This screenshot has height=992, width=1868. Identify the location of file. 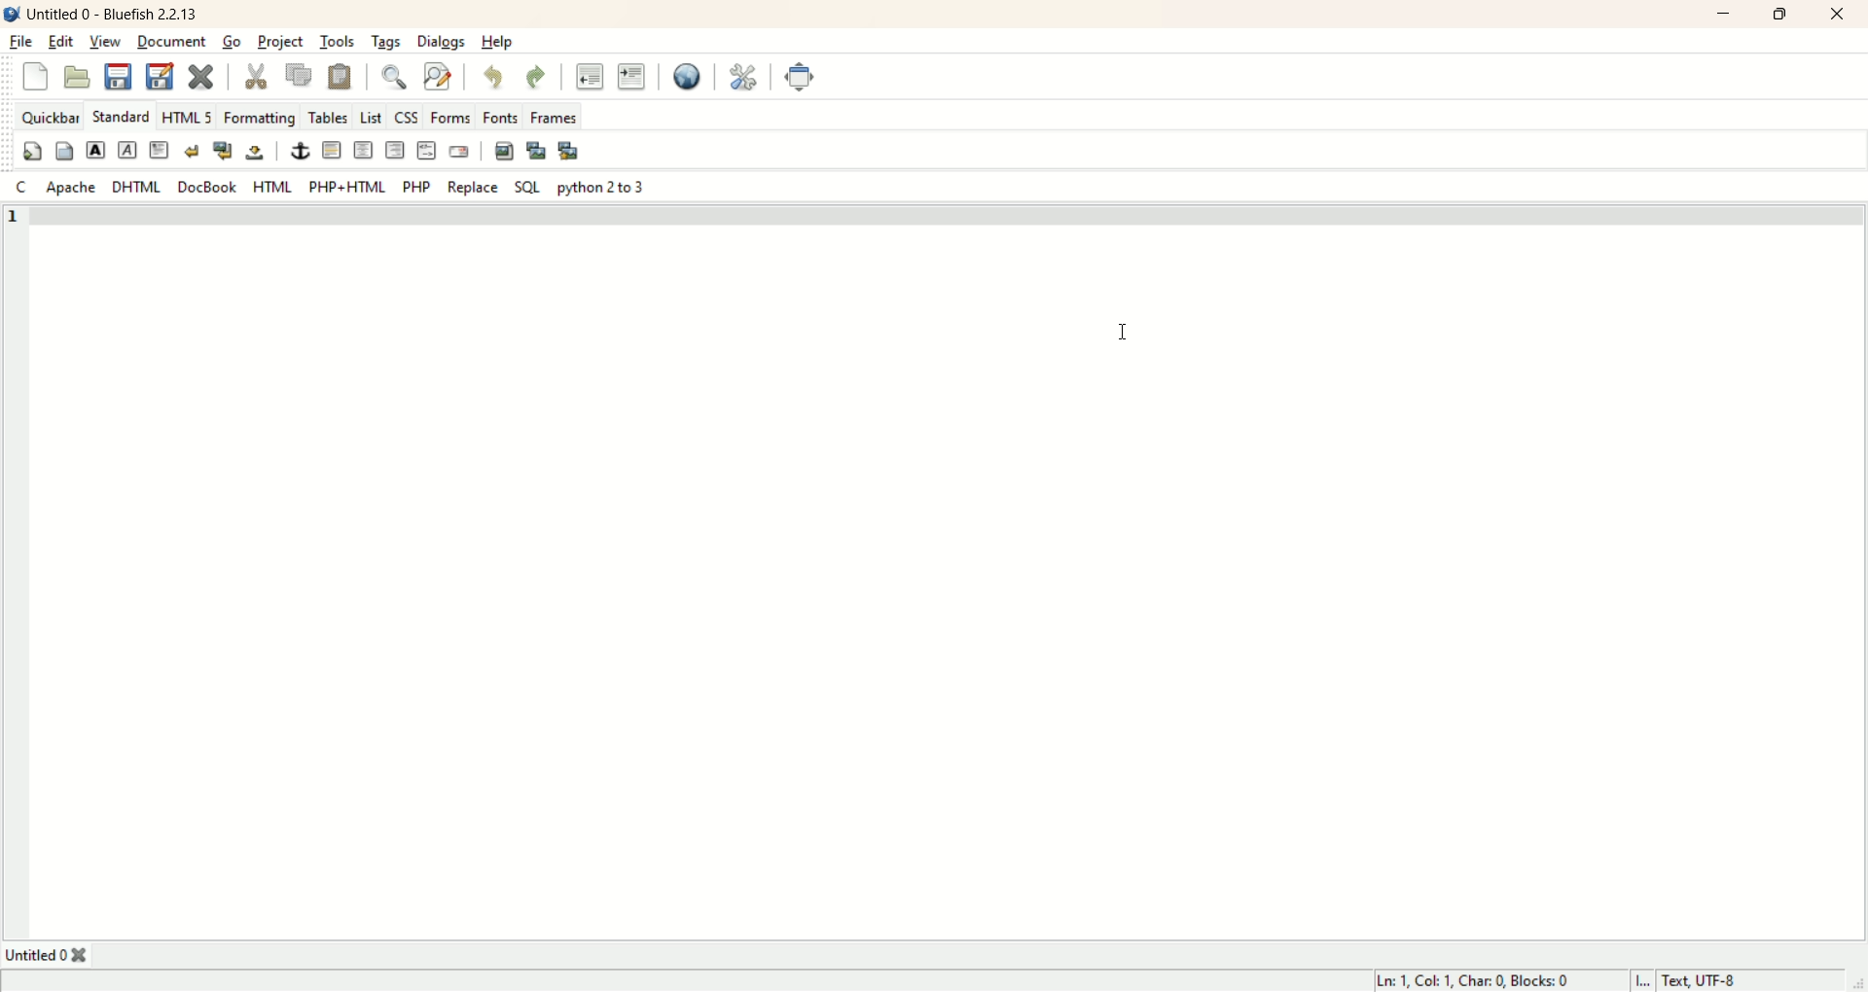
(21, 42).